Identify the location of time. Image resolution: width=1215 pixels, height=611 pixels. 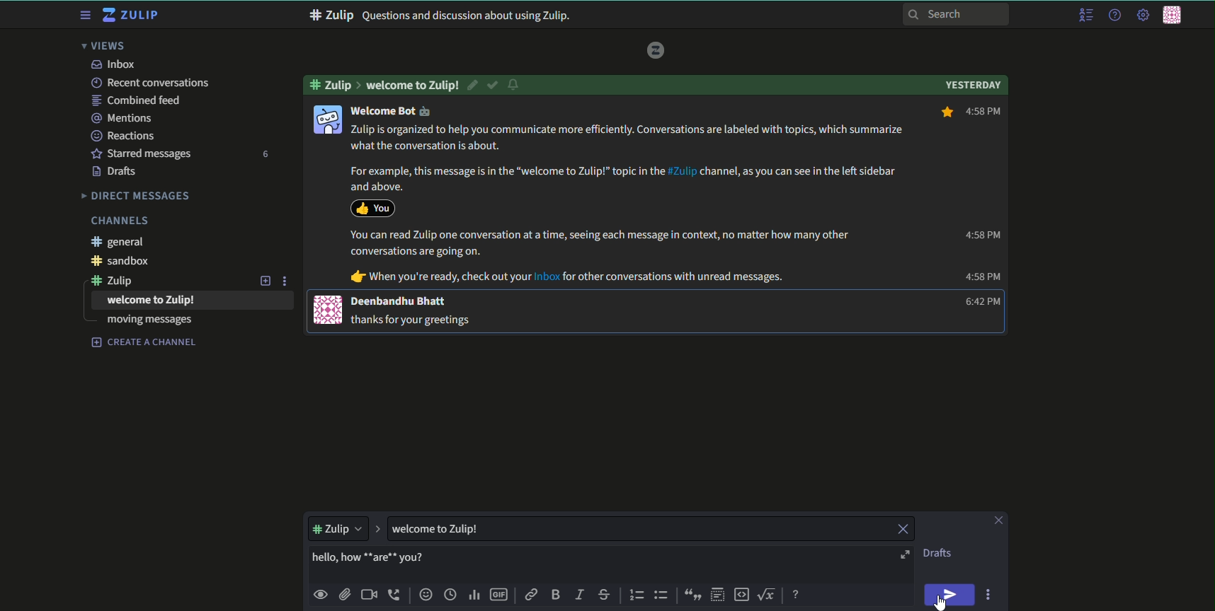
(452, 595).